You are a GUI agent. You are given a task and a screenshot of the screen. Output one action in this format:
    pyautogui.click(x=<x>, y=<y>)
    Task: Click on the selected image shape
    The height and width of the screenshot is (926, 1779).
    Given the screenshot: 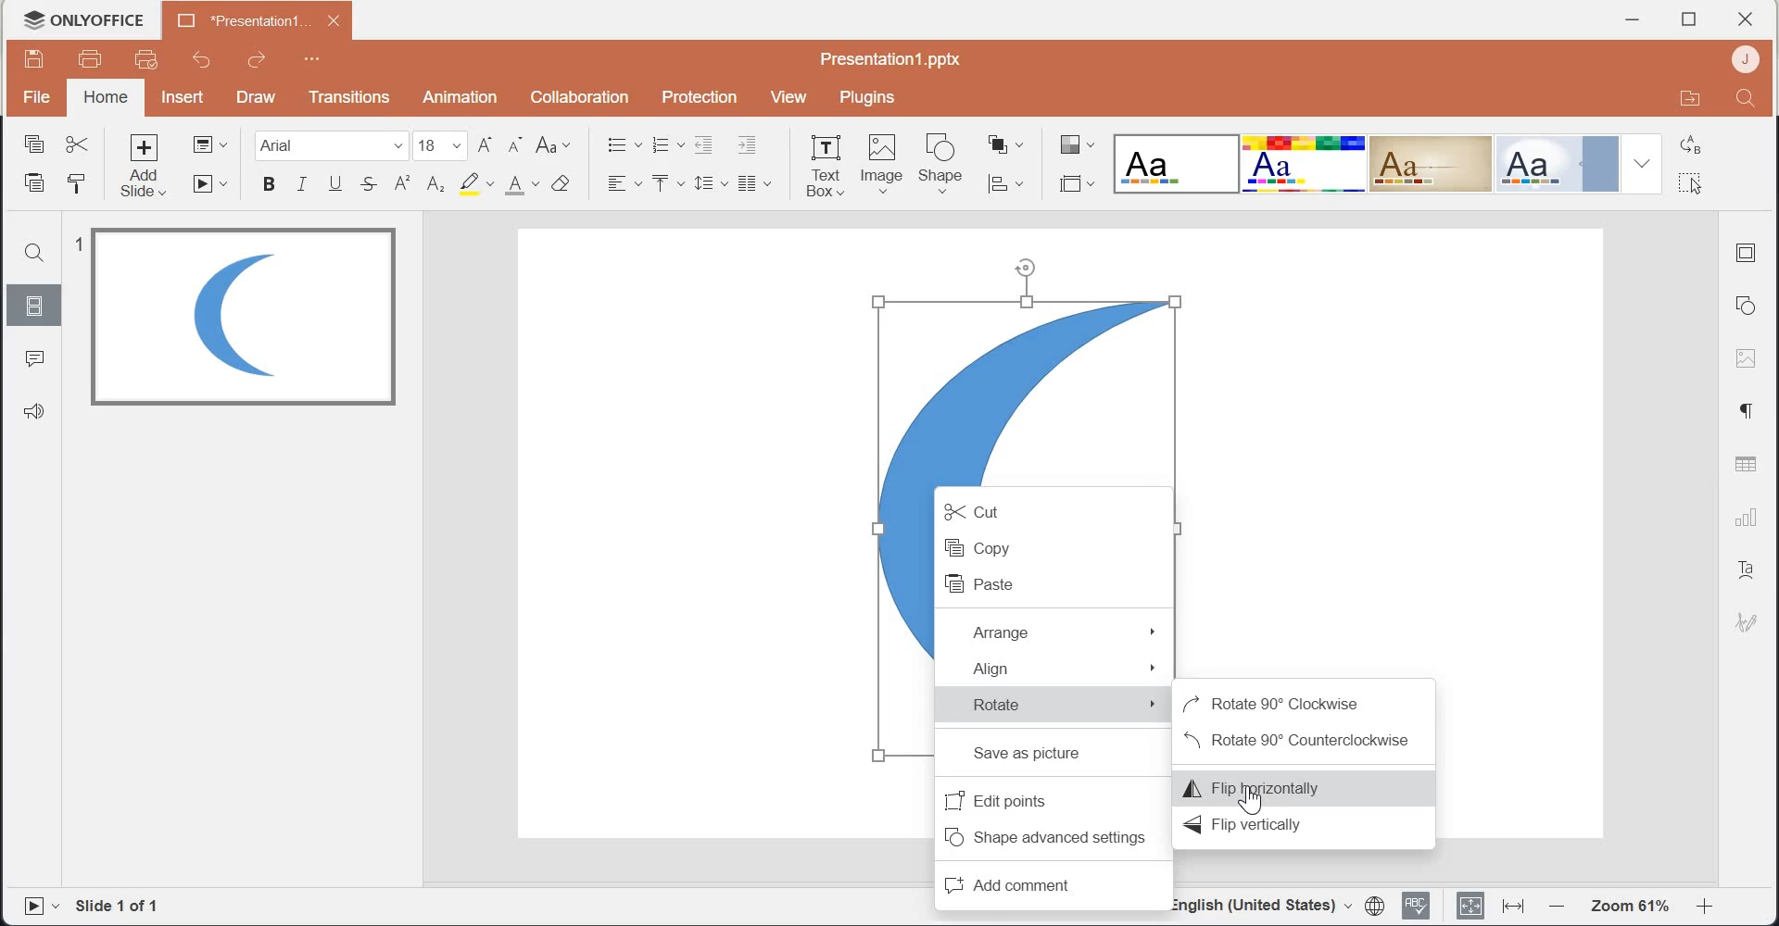 What is the action you would take?
    pyautogui.click(x=1027, y=364)
    